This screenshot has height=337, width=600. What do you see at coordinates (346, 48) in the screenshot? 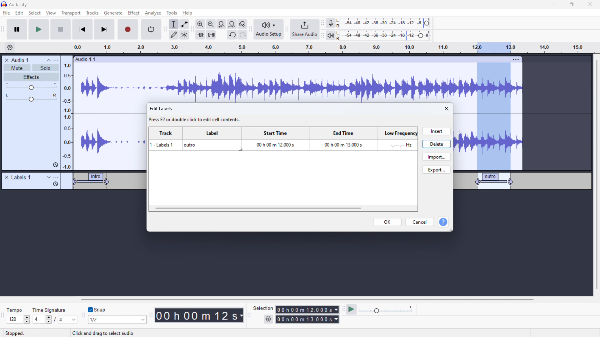
I see `timeline` at bounding box center [346, 48].